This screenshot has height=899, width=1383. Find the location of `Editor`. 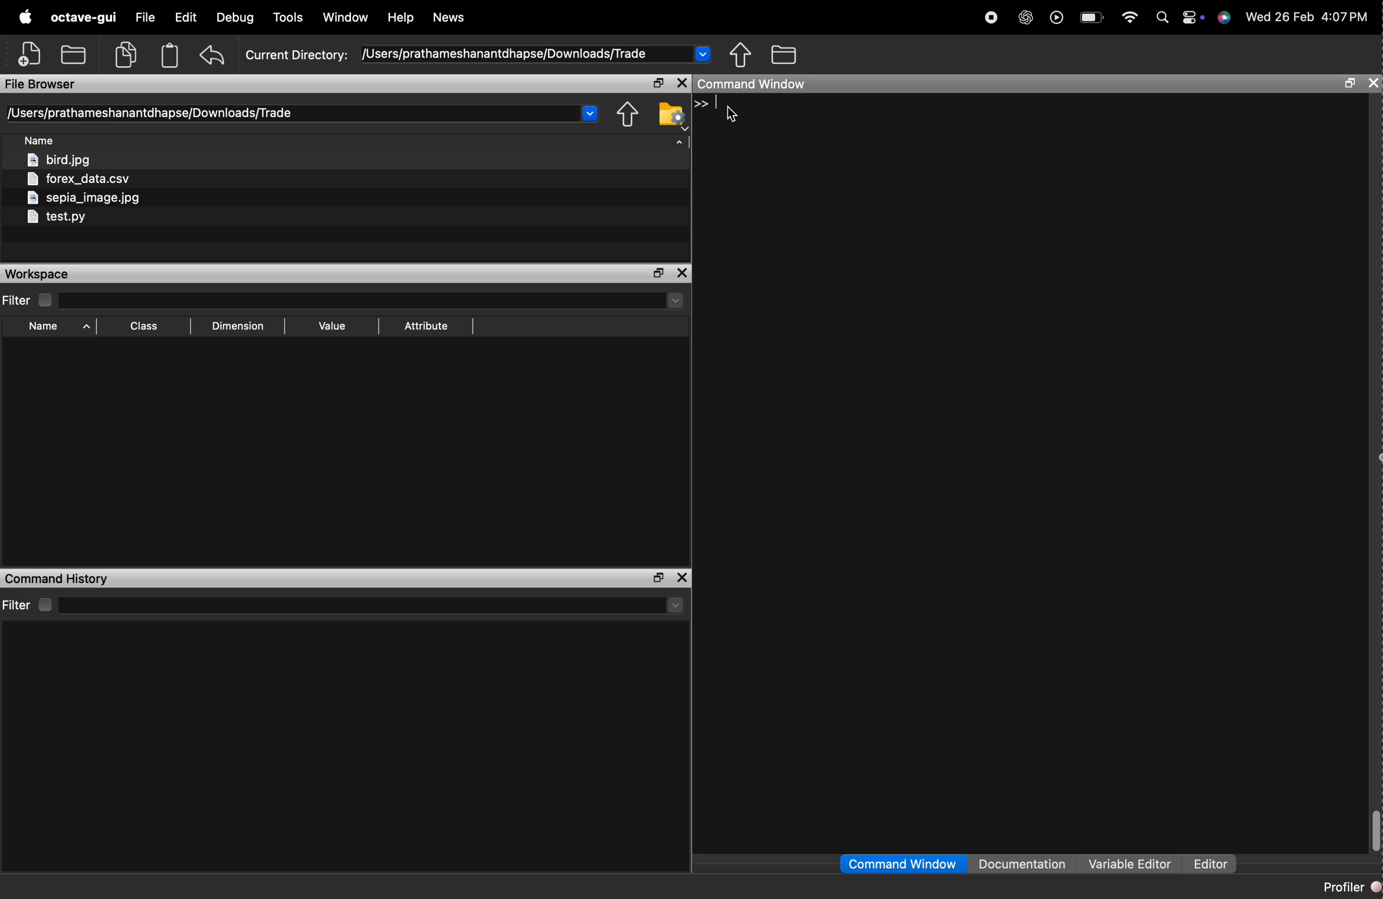

Editor is located at coordinates (1212, 863).